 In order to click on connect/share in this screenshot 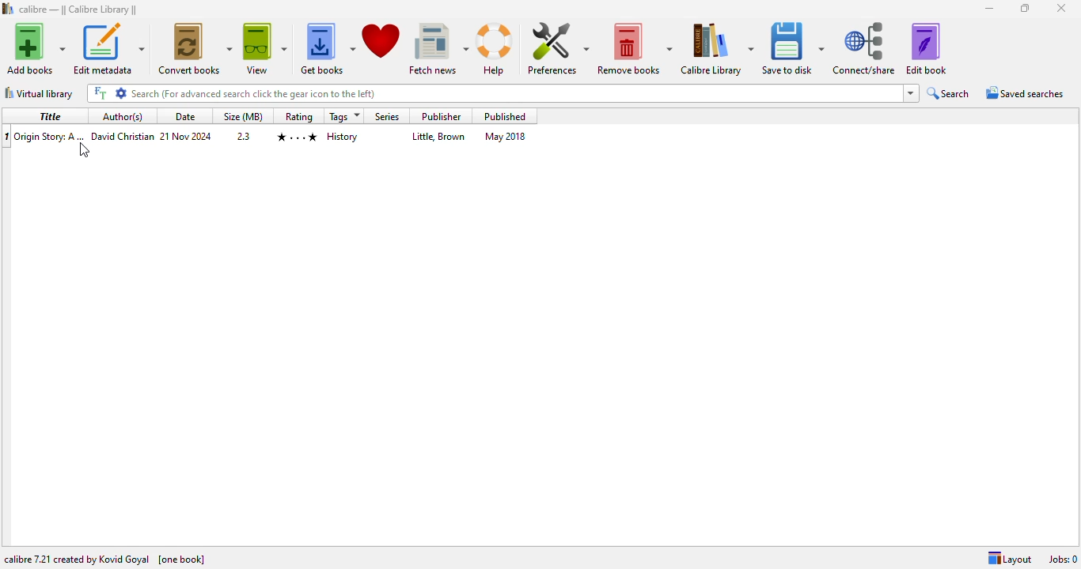, I will do `click(864, 47)`.